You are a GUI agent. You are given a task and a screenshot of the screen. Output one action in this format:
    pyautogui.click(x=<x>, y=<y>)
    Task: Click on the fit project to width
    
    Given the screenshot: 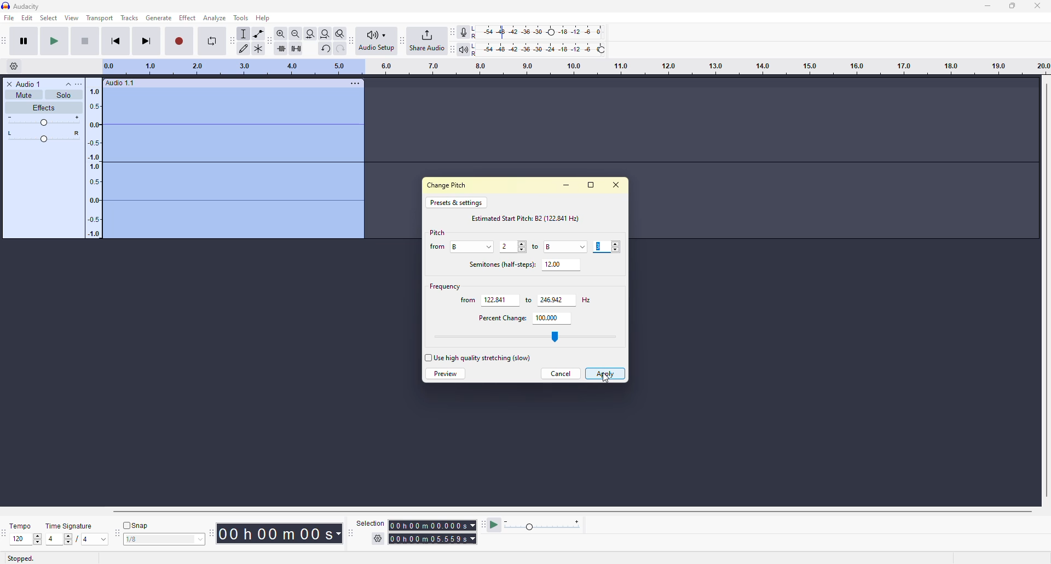 What is the action you would take?
    pyautogui.click(x=326, y=34)
    